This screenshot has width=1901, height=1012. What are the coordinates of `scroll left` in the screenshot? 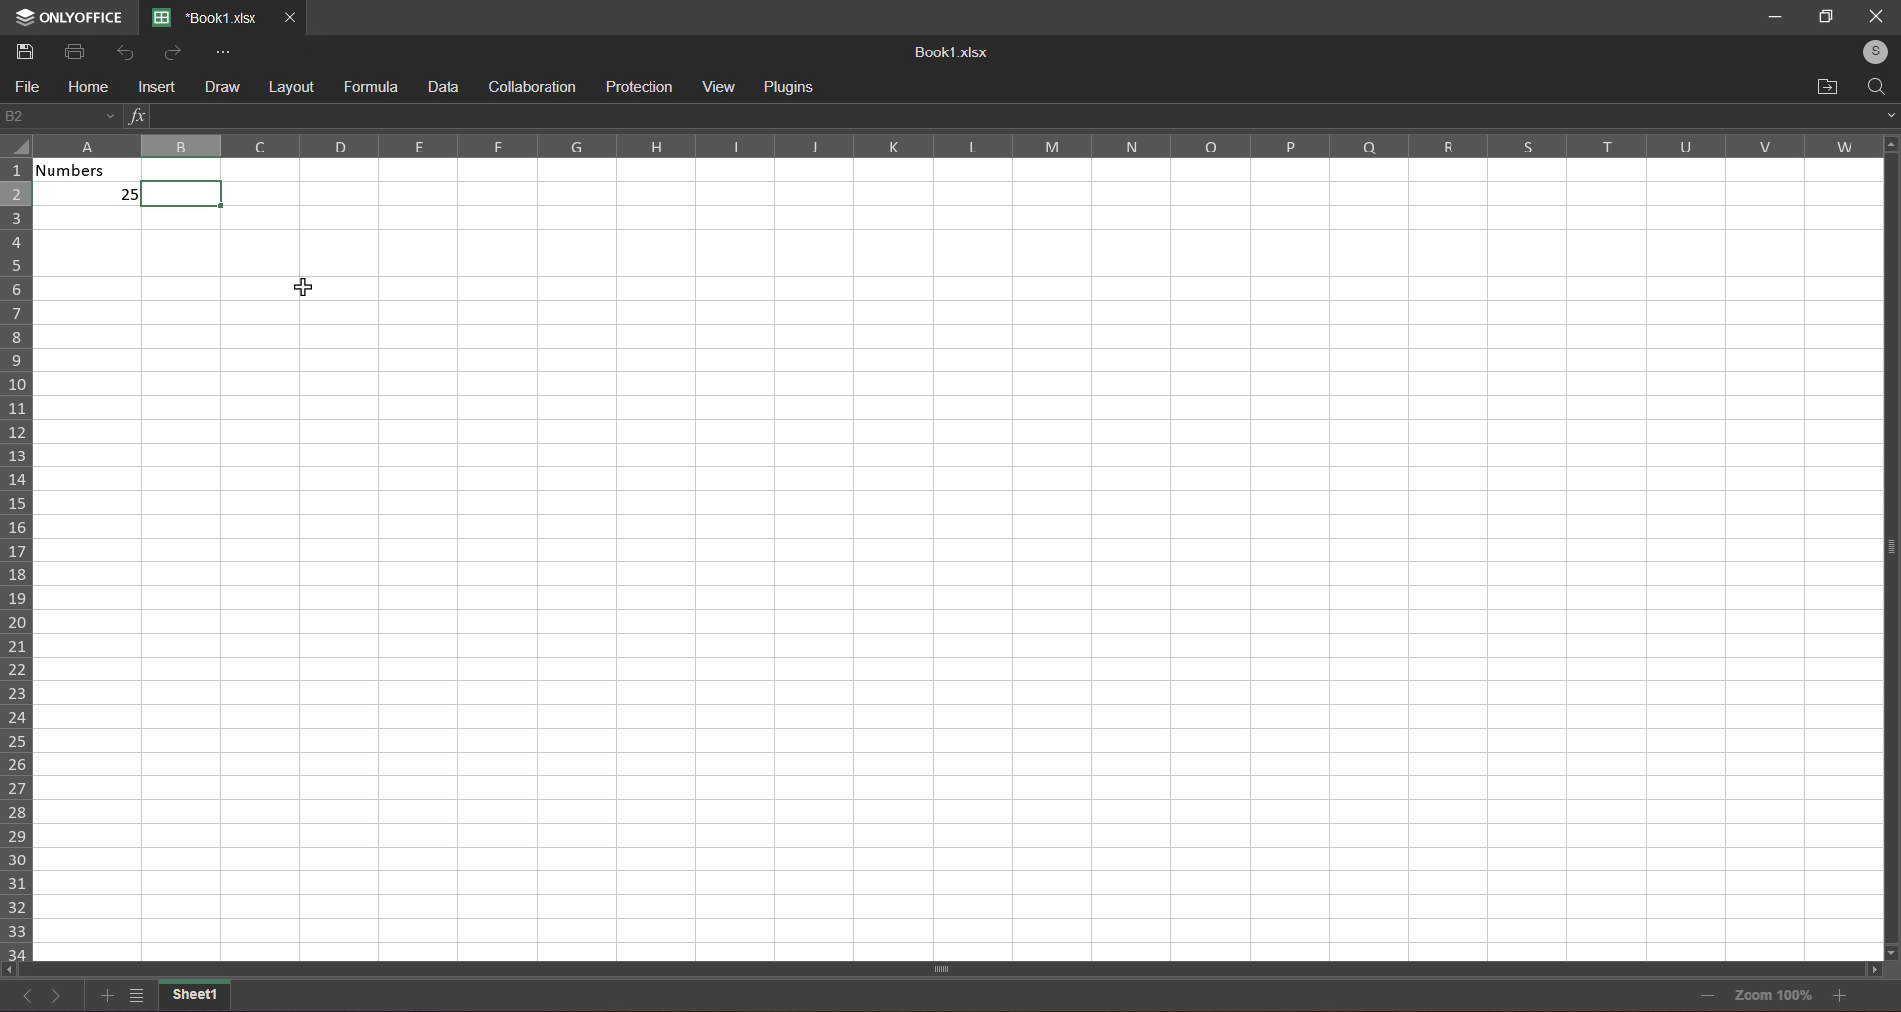 It's located at (15, 968).